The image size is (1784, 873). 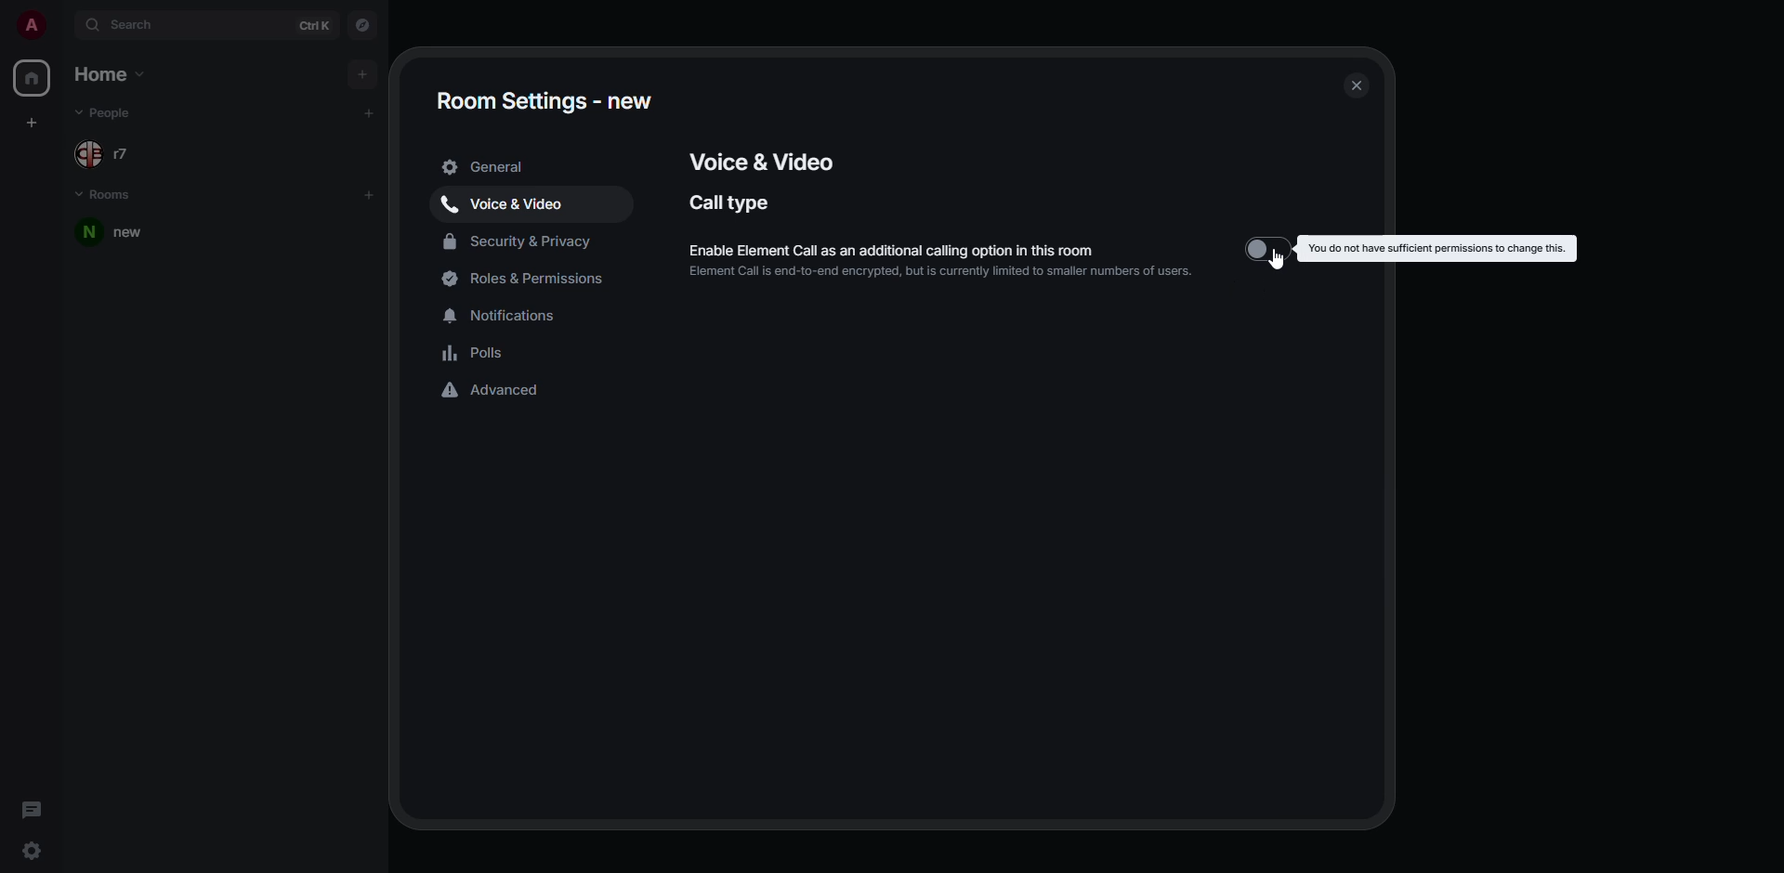 I want to click on you do not have permission, so click(x=1438, y=247).